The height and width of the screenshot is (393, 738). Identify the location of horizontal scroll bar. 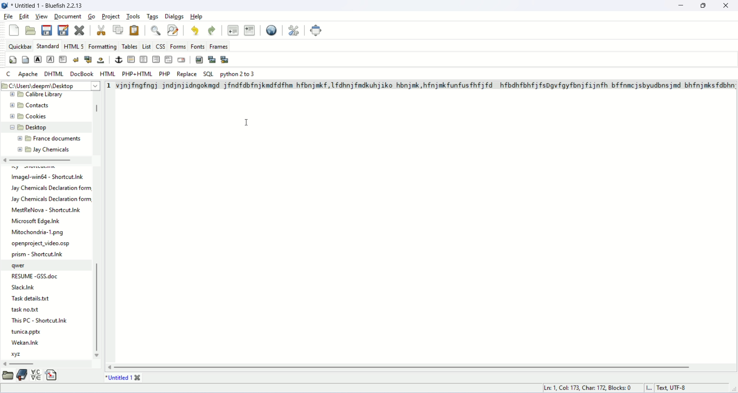
(39, 160).